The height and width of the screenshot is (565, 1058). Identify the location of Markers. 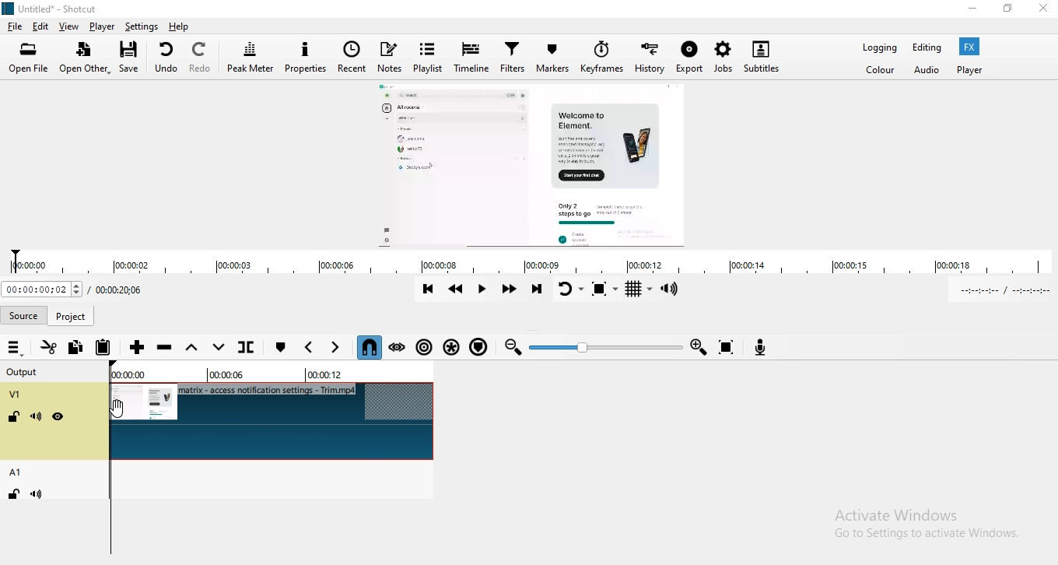
(554, 57).